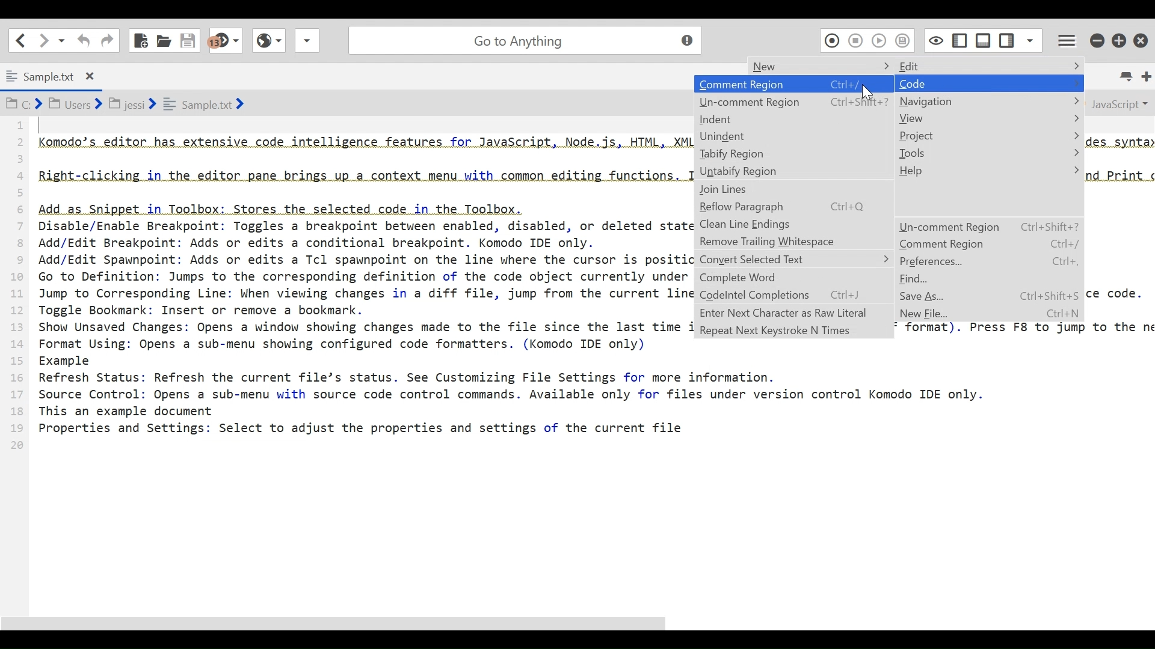  What do you see at coordinates (1064, 38) in the screenshot?
I see `Application menu` at bounding box center [1064, 38].